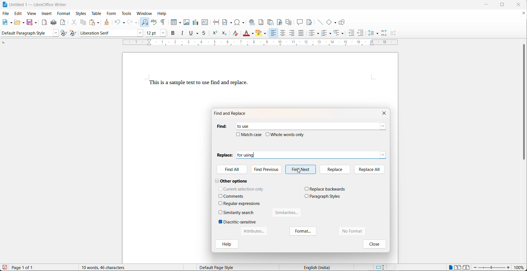 The width and height of the screenshot is (527, 271). I want to click on zoom slider, so click(492, 268).